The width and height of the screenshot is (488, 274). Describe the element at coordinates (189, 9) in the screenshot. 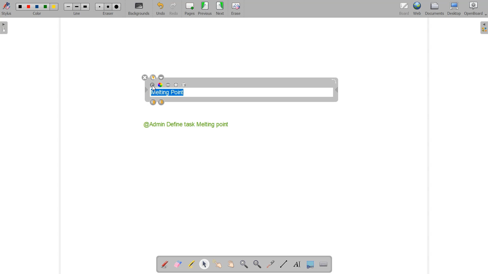

I see `Pages` at that location.